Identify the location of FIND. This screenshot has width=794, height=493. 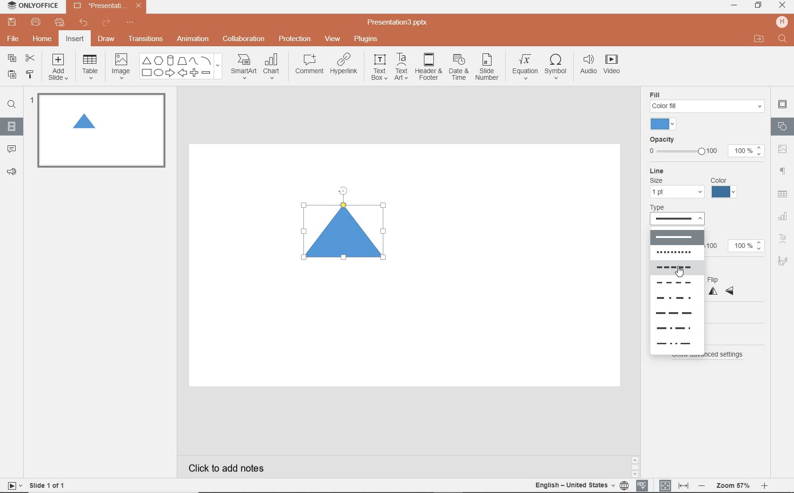
(11, 106).